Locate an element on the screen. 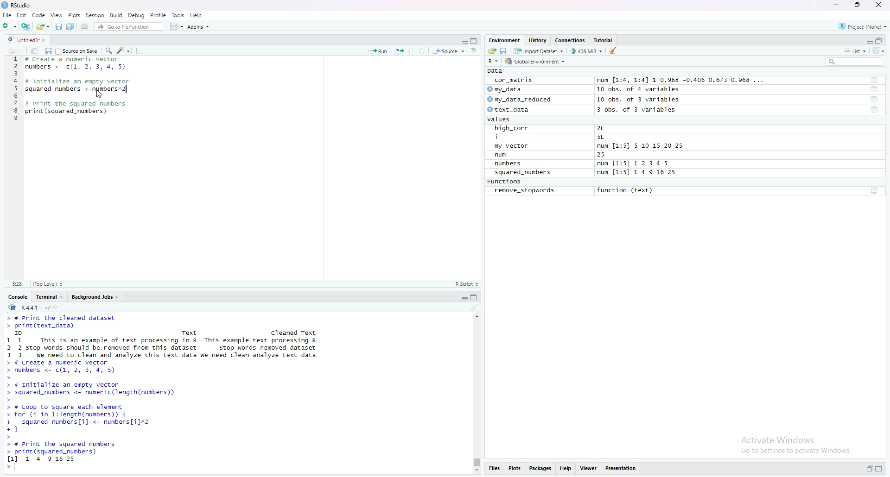 The width and height of the screenshot is (890, 477). up is located at coordinates (411, 50).